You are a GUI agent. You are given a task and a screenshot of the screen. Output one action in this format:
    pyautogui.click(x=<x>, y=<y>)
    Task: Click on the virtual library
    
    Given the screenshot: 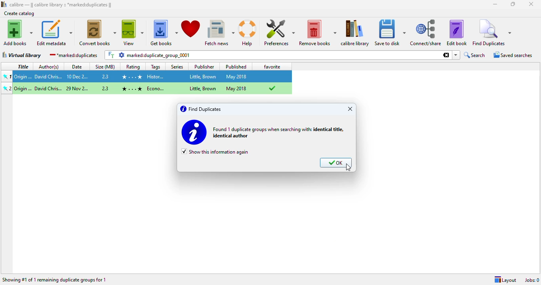 What is the action you would take?
    pyautogui.click(x=19, y=55)
    